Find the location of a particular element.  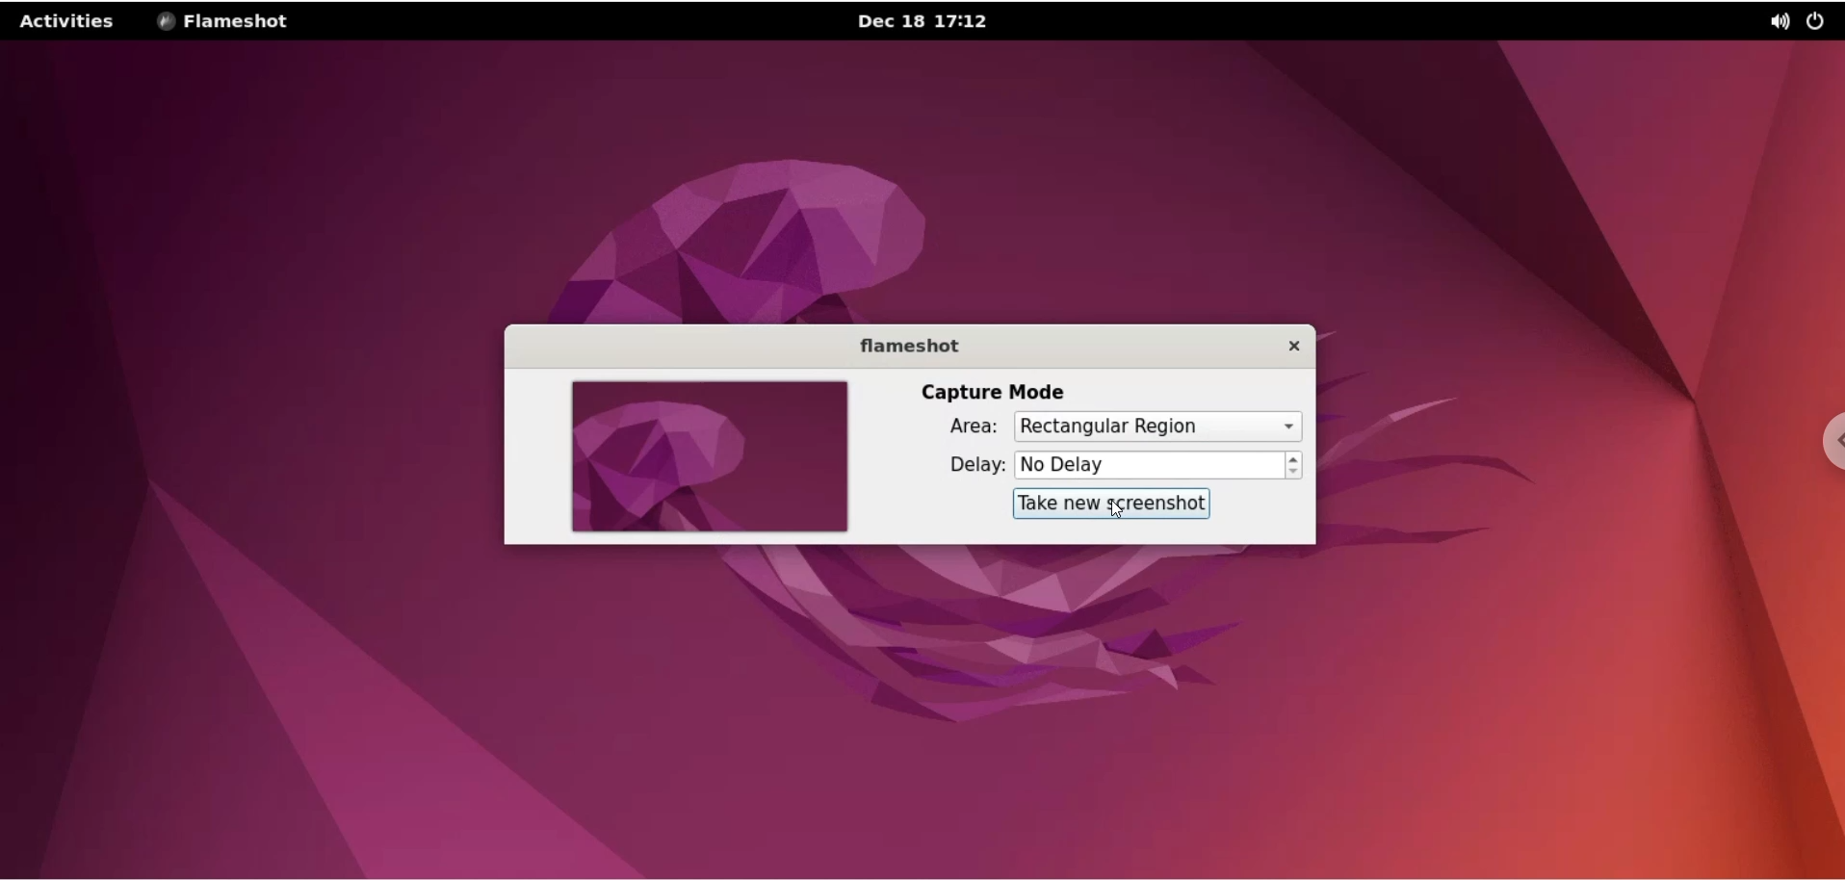

flameshot is located at coordinates (232, 22).